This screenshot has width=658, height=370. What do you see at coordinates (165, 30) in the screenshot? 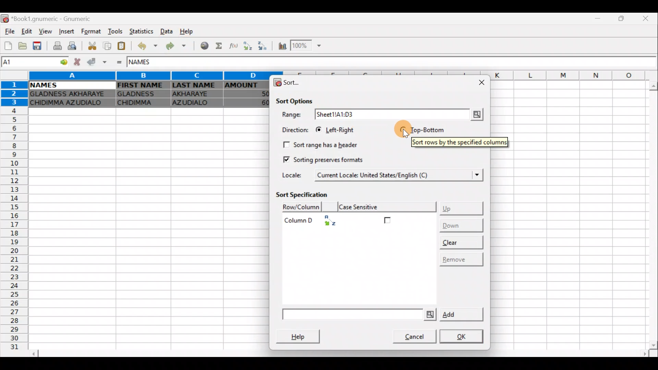
I see `Data` at bounding box center [165, 30].